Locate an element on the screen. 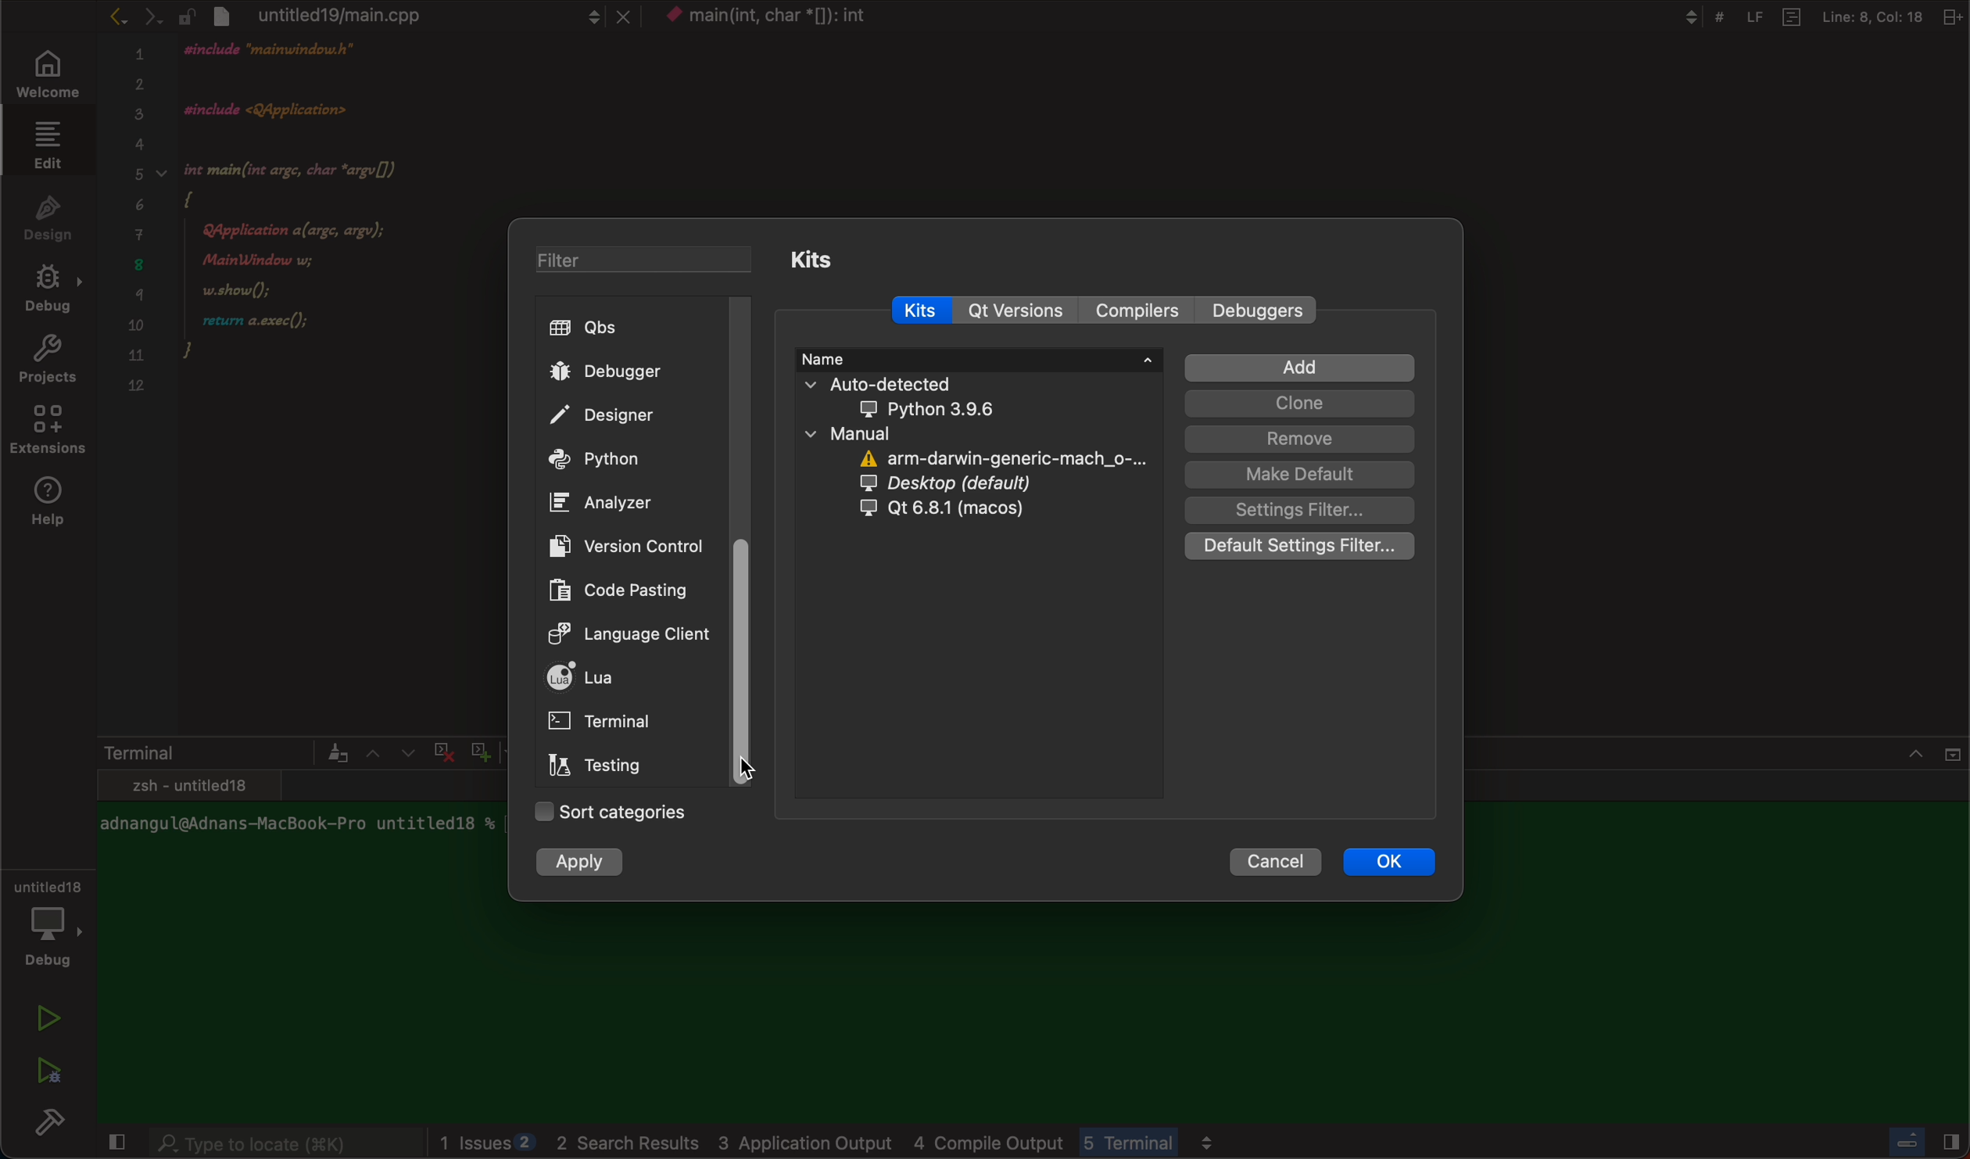 The height and width of the screenshot is (1159, 1970). make default  is located at coordinates (1298, 475).